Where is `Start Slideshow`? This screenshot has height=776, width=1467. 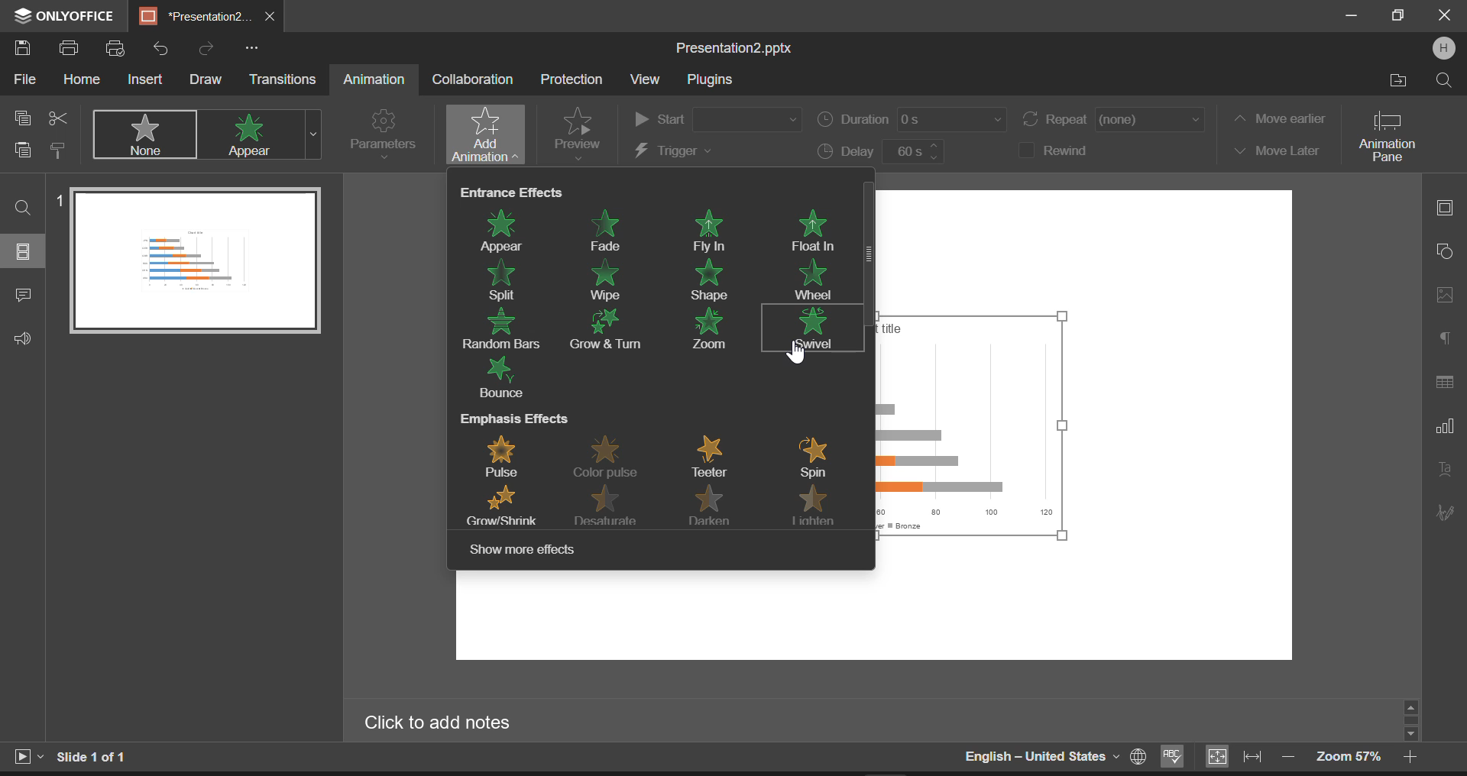 Start Slideshow is located at coordinates (28, 755).